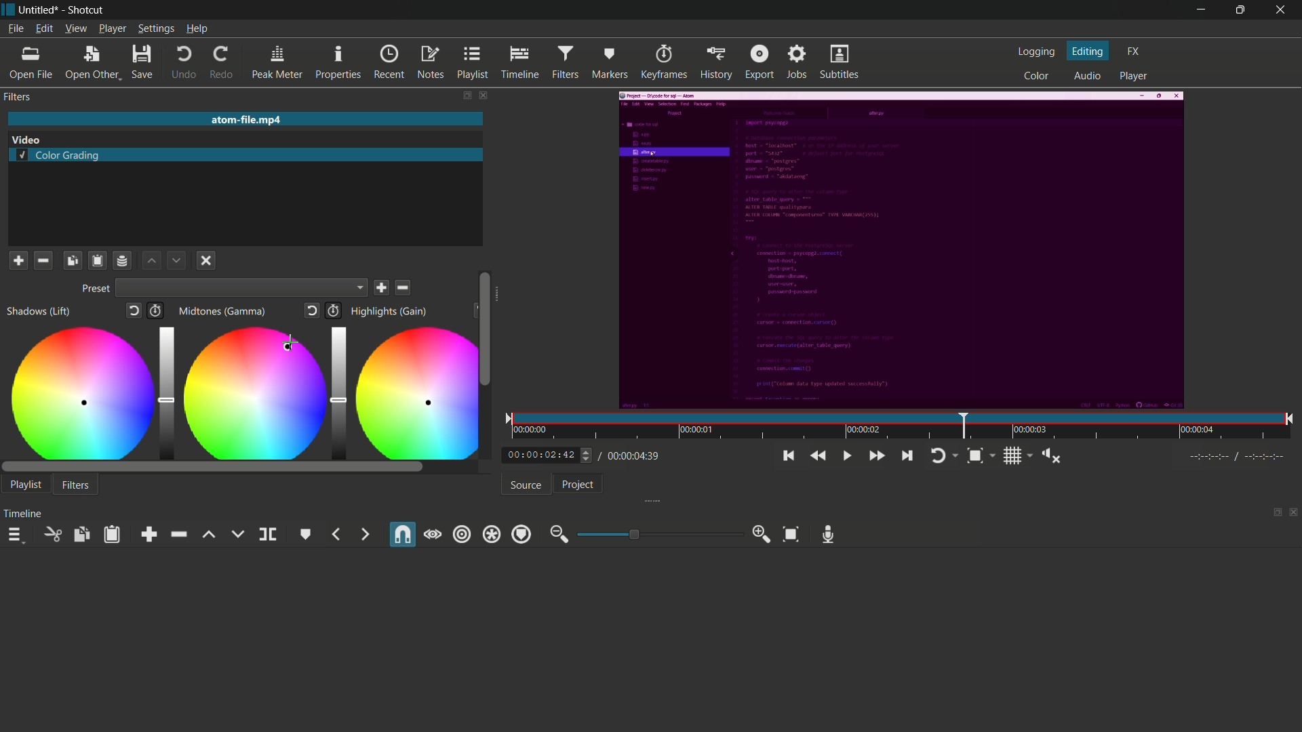 This screenshot has width=1302, height=732. What do you see at coordinates (787, 456) in the screenshot?
I see `skip to the previous point` at bounding box center [787, 456].